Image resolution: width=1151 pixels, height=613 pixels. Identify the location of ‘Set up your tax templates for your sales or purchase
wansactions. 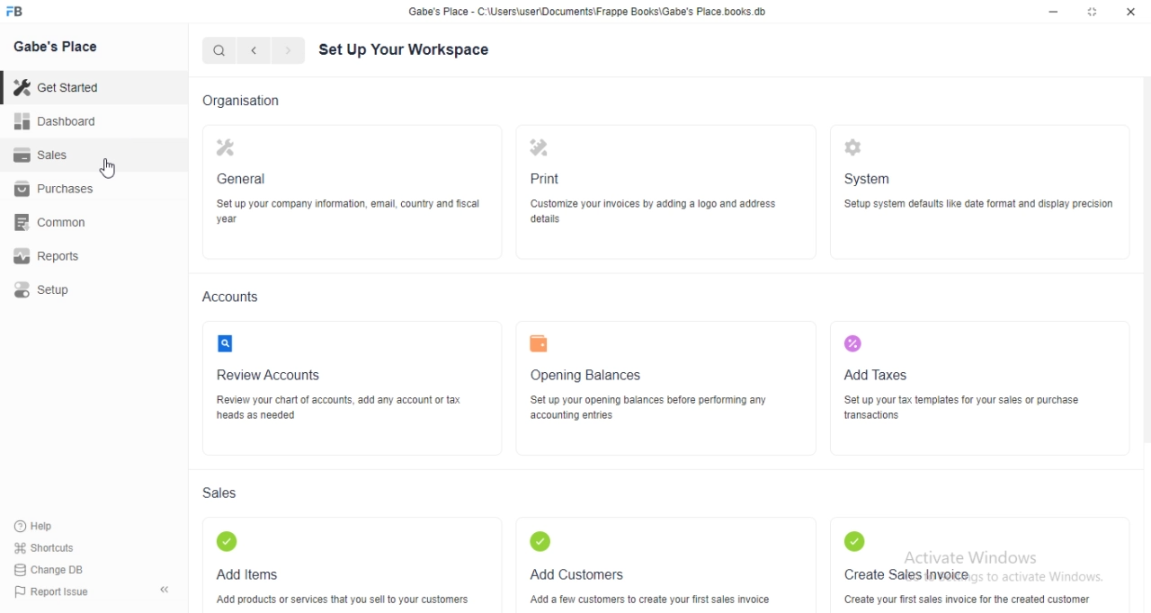
(968, 415).